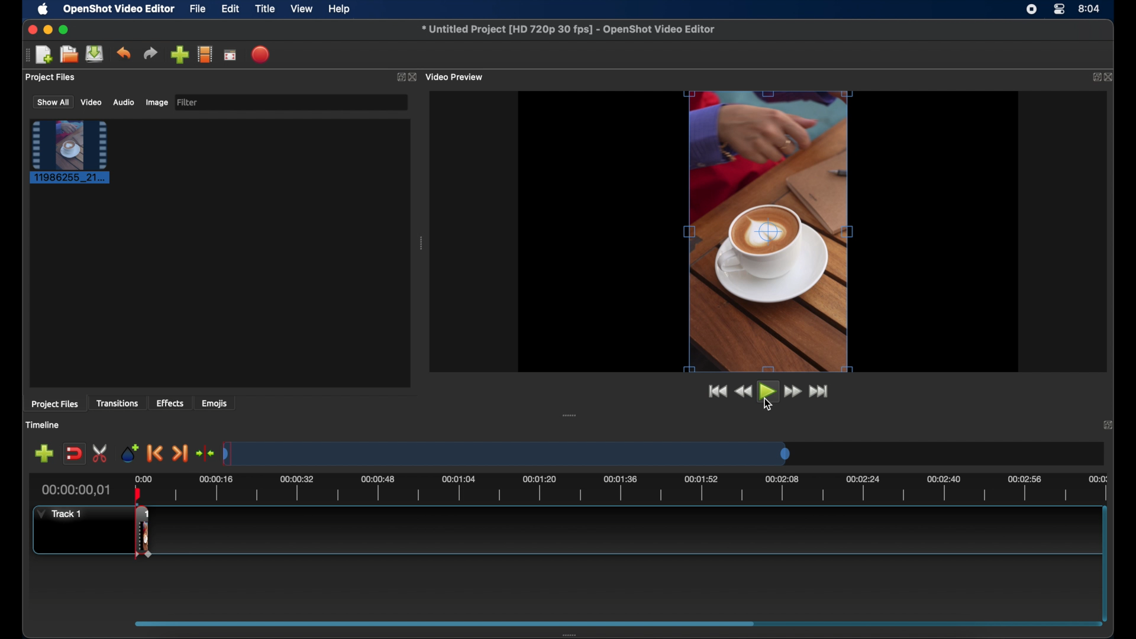  I want to click on timeline, so click(44, 425).